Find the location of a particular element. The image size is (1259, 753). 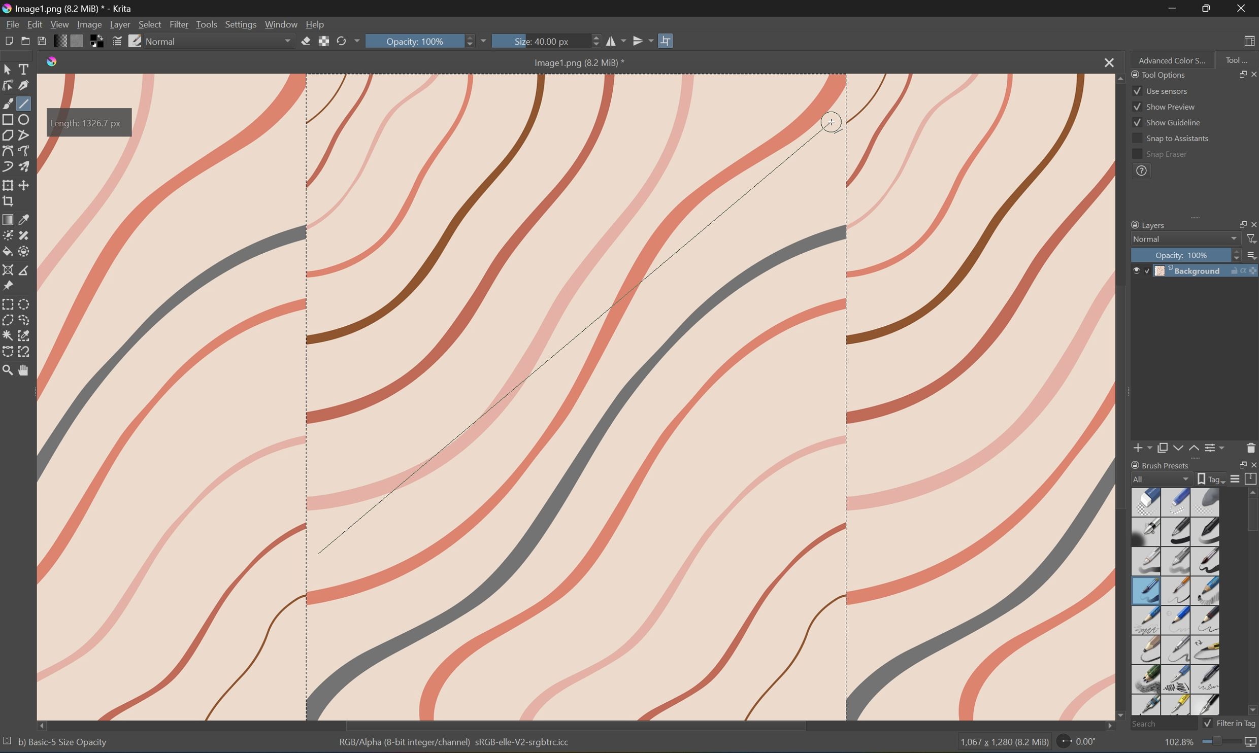

Choose workspace is located at coordinates (1251, 41).